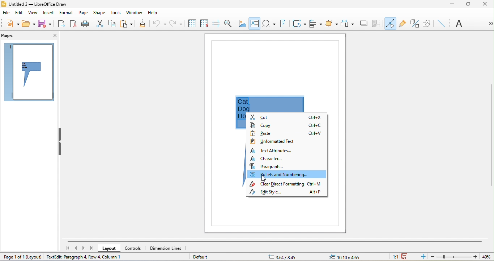  What do you see at coordinates (274, 140) in the screenshot?
I see `unformatted text` at bounding box center [274, 140].